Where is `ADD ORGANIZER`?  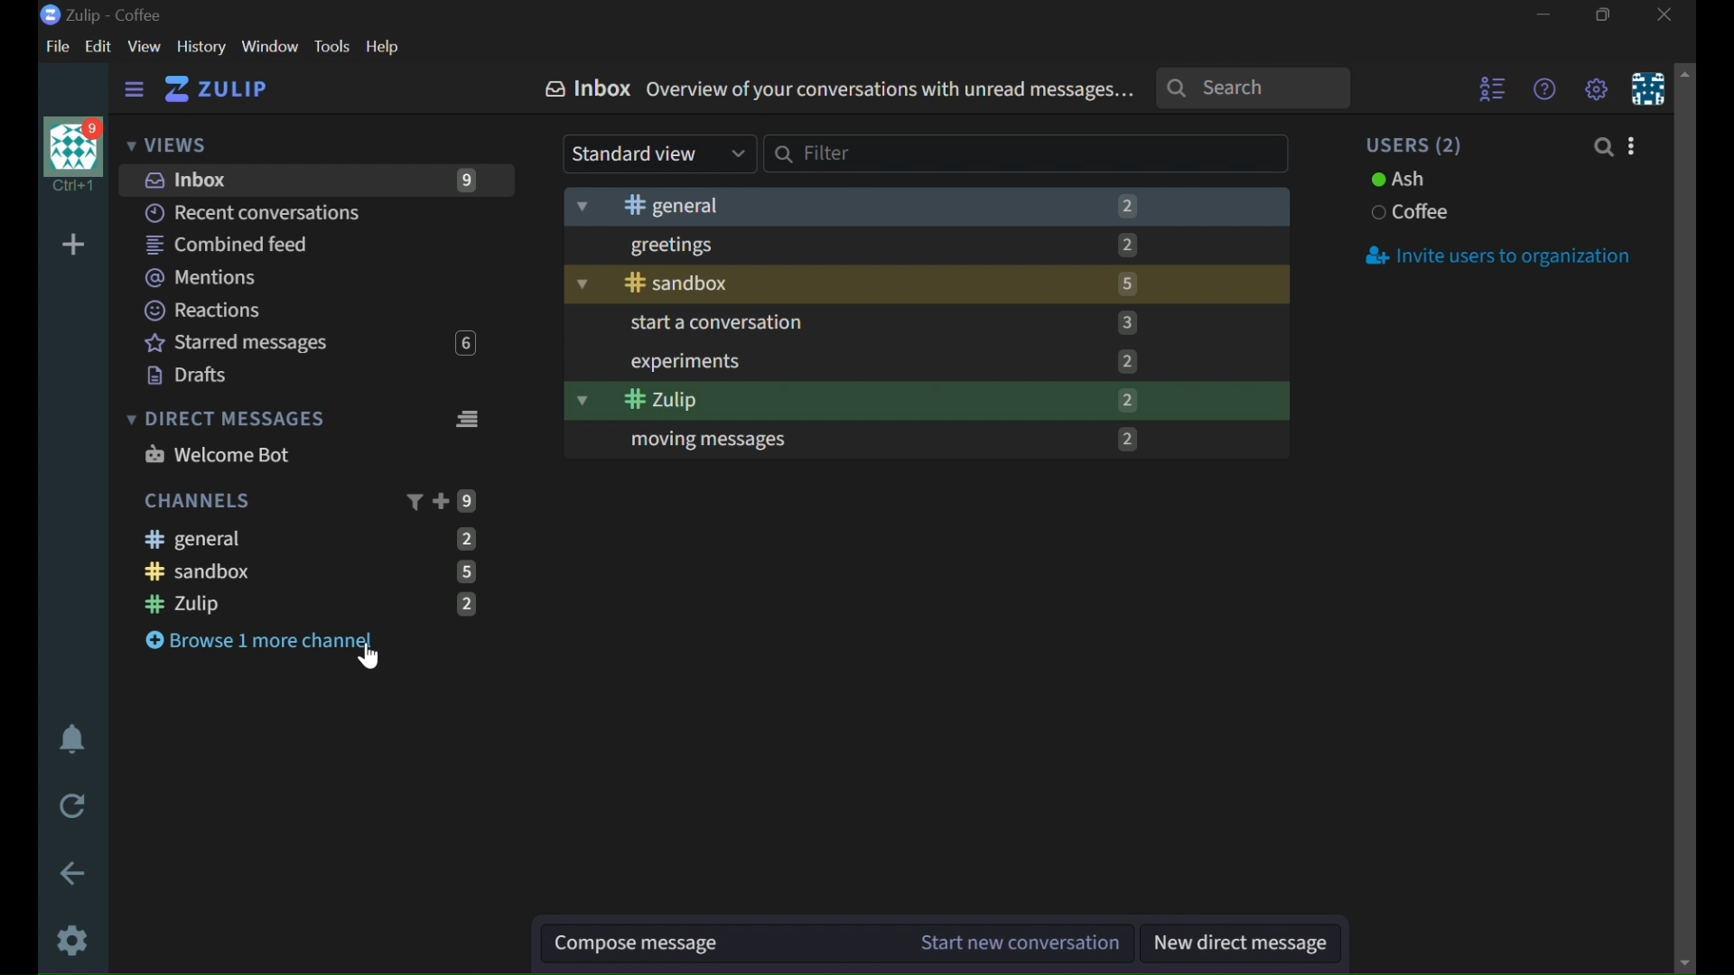 ADD ORGANIZER is located at coordinates (72, 246).